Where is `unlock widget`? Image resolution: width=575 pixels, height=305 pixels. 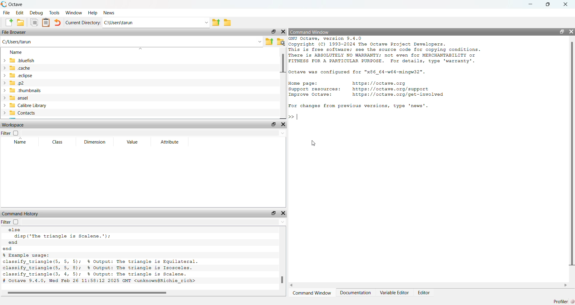
unlock widget is located at coordinates (560, 31).